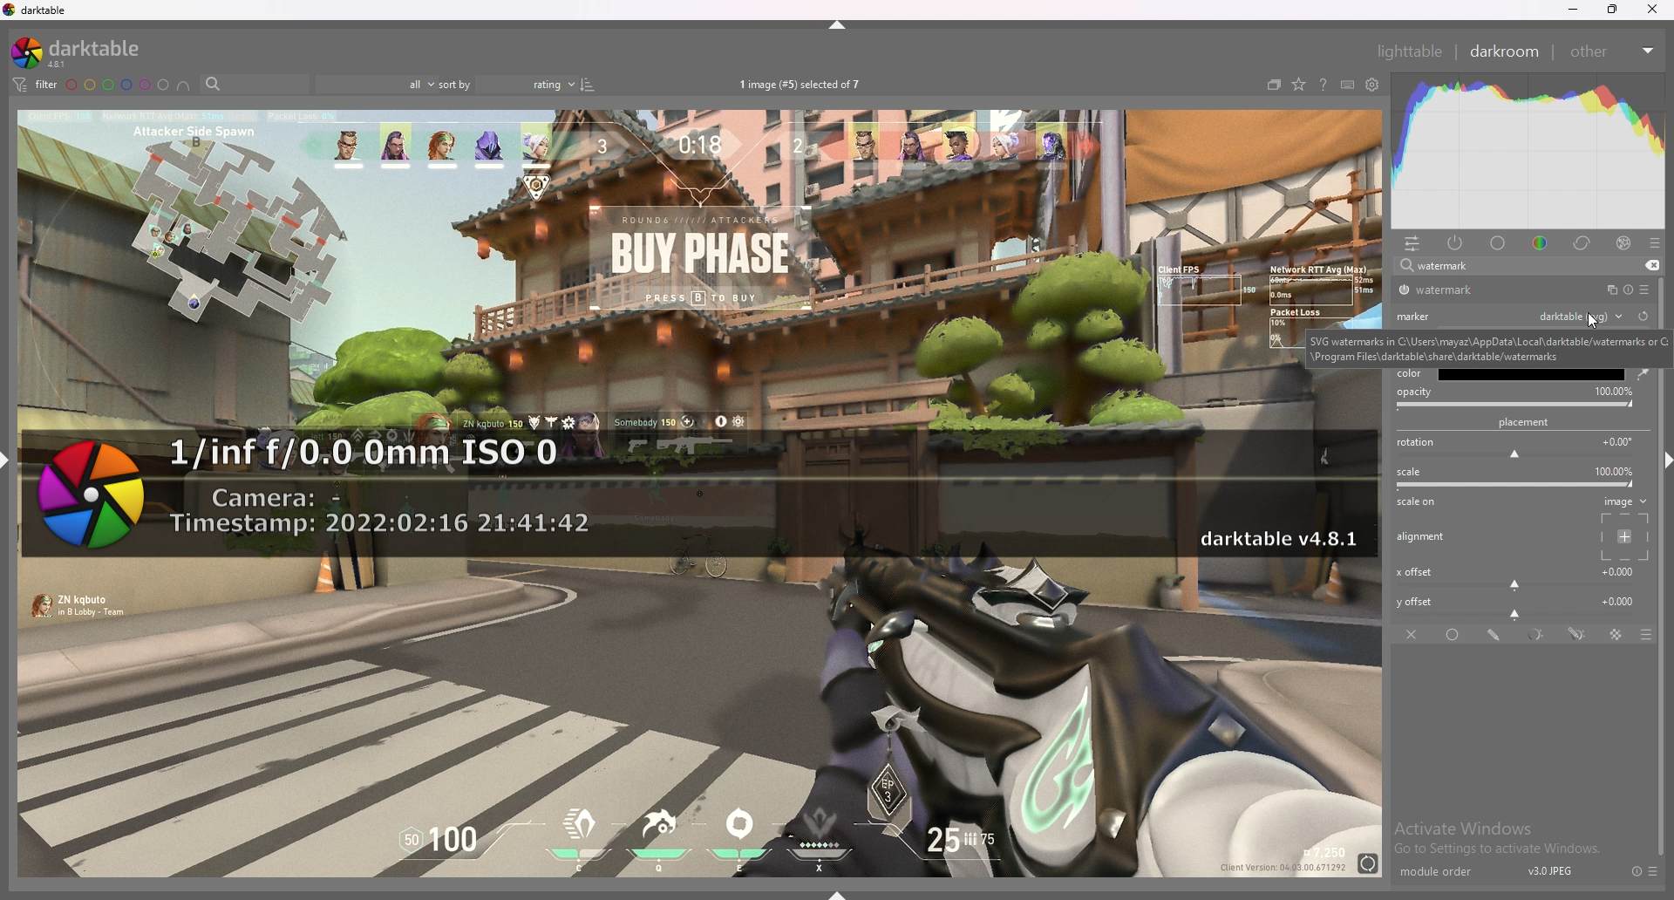 This screenshot has width=1674, height=900. I want to click on scale on, so click(1421, 503).